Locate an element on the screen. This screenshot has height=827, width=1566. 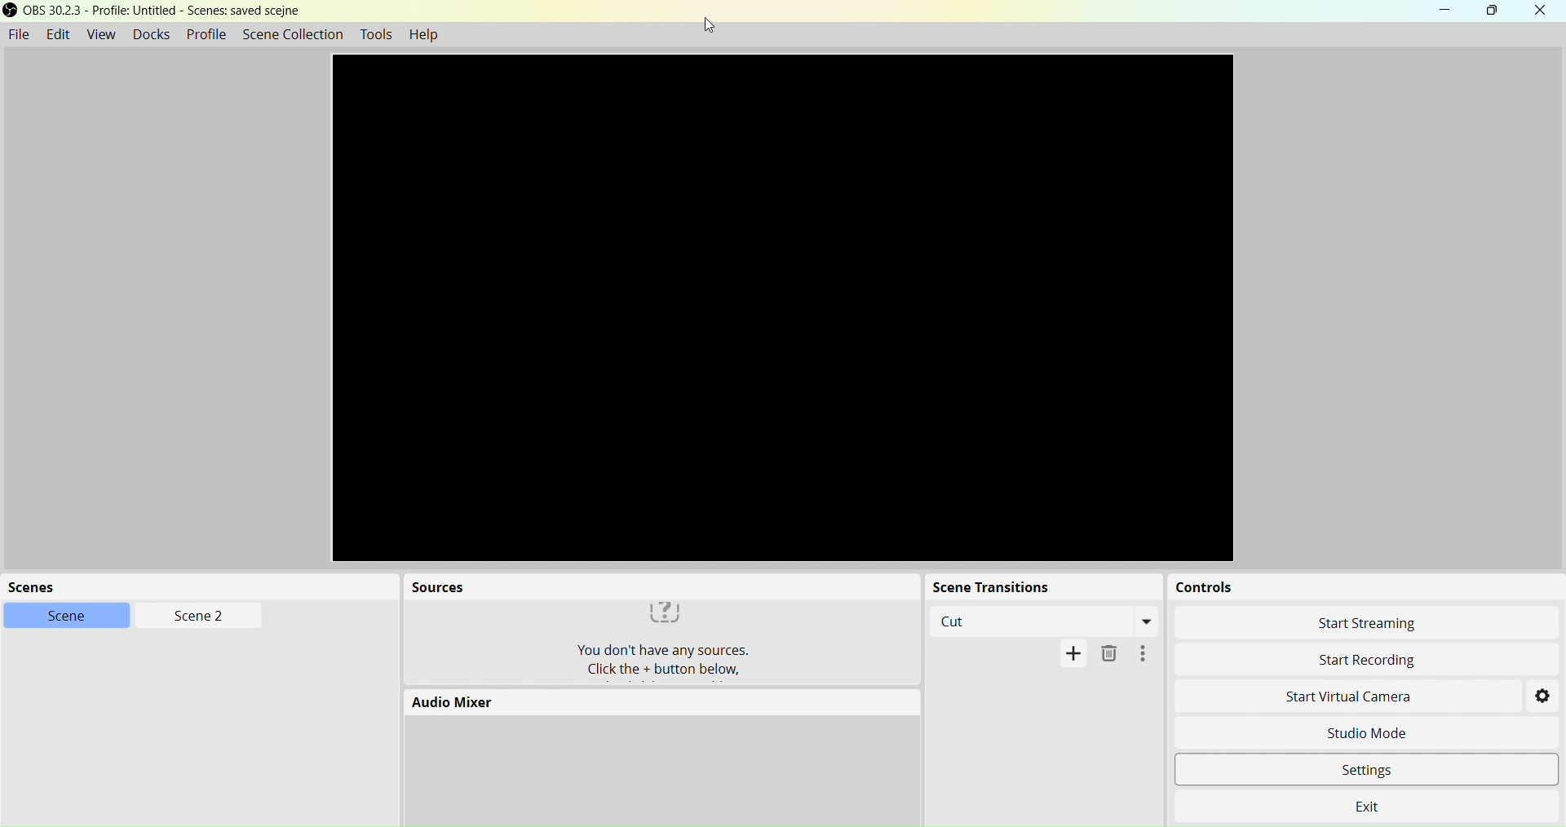
Start Recording is located at coordinates (1362, 659).